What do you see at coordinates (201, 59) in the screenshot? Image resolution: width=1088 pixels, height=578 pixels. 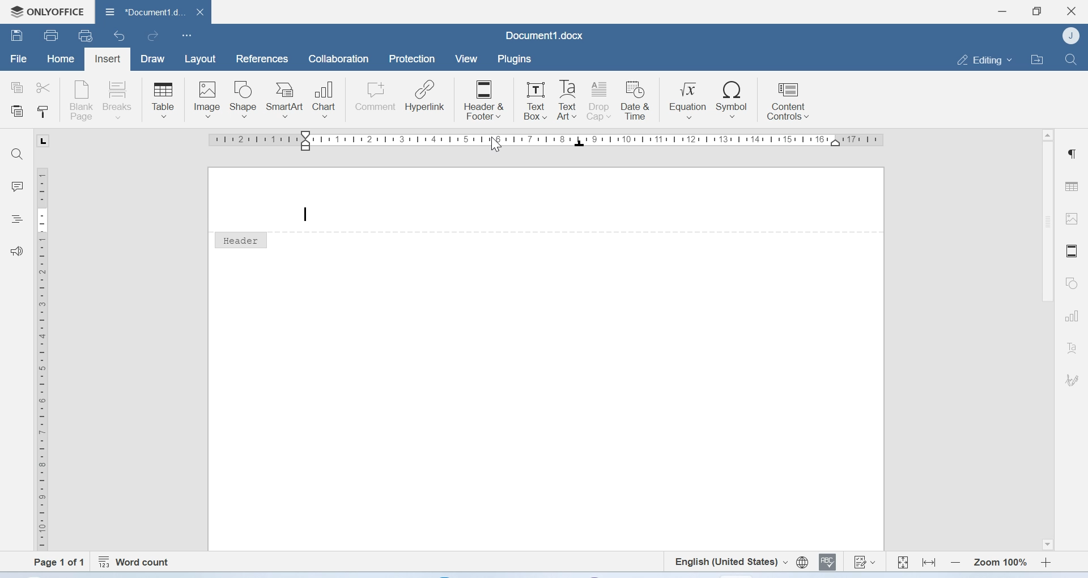 I see `Layout` at bounding box center [201, 59].